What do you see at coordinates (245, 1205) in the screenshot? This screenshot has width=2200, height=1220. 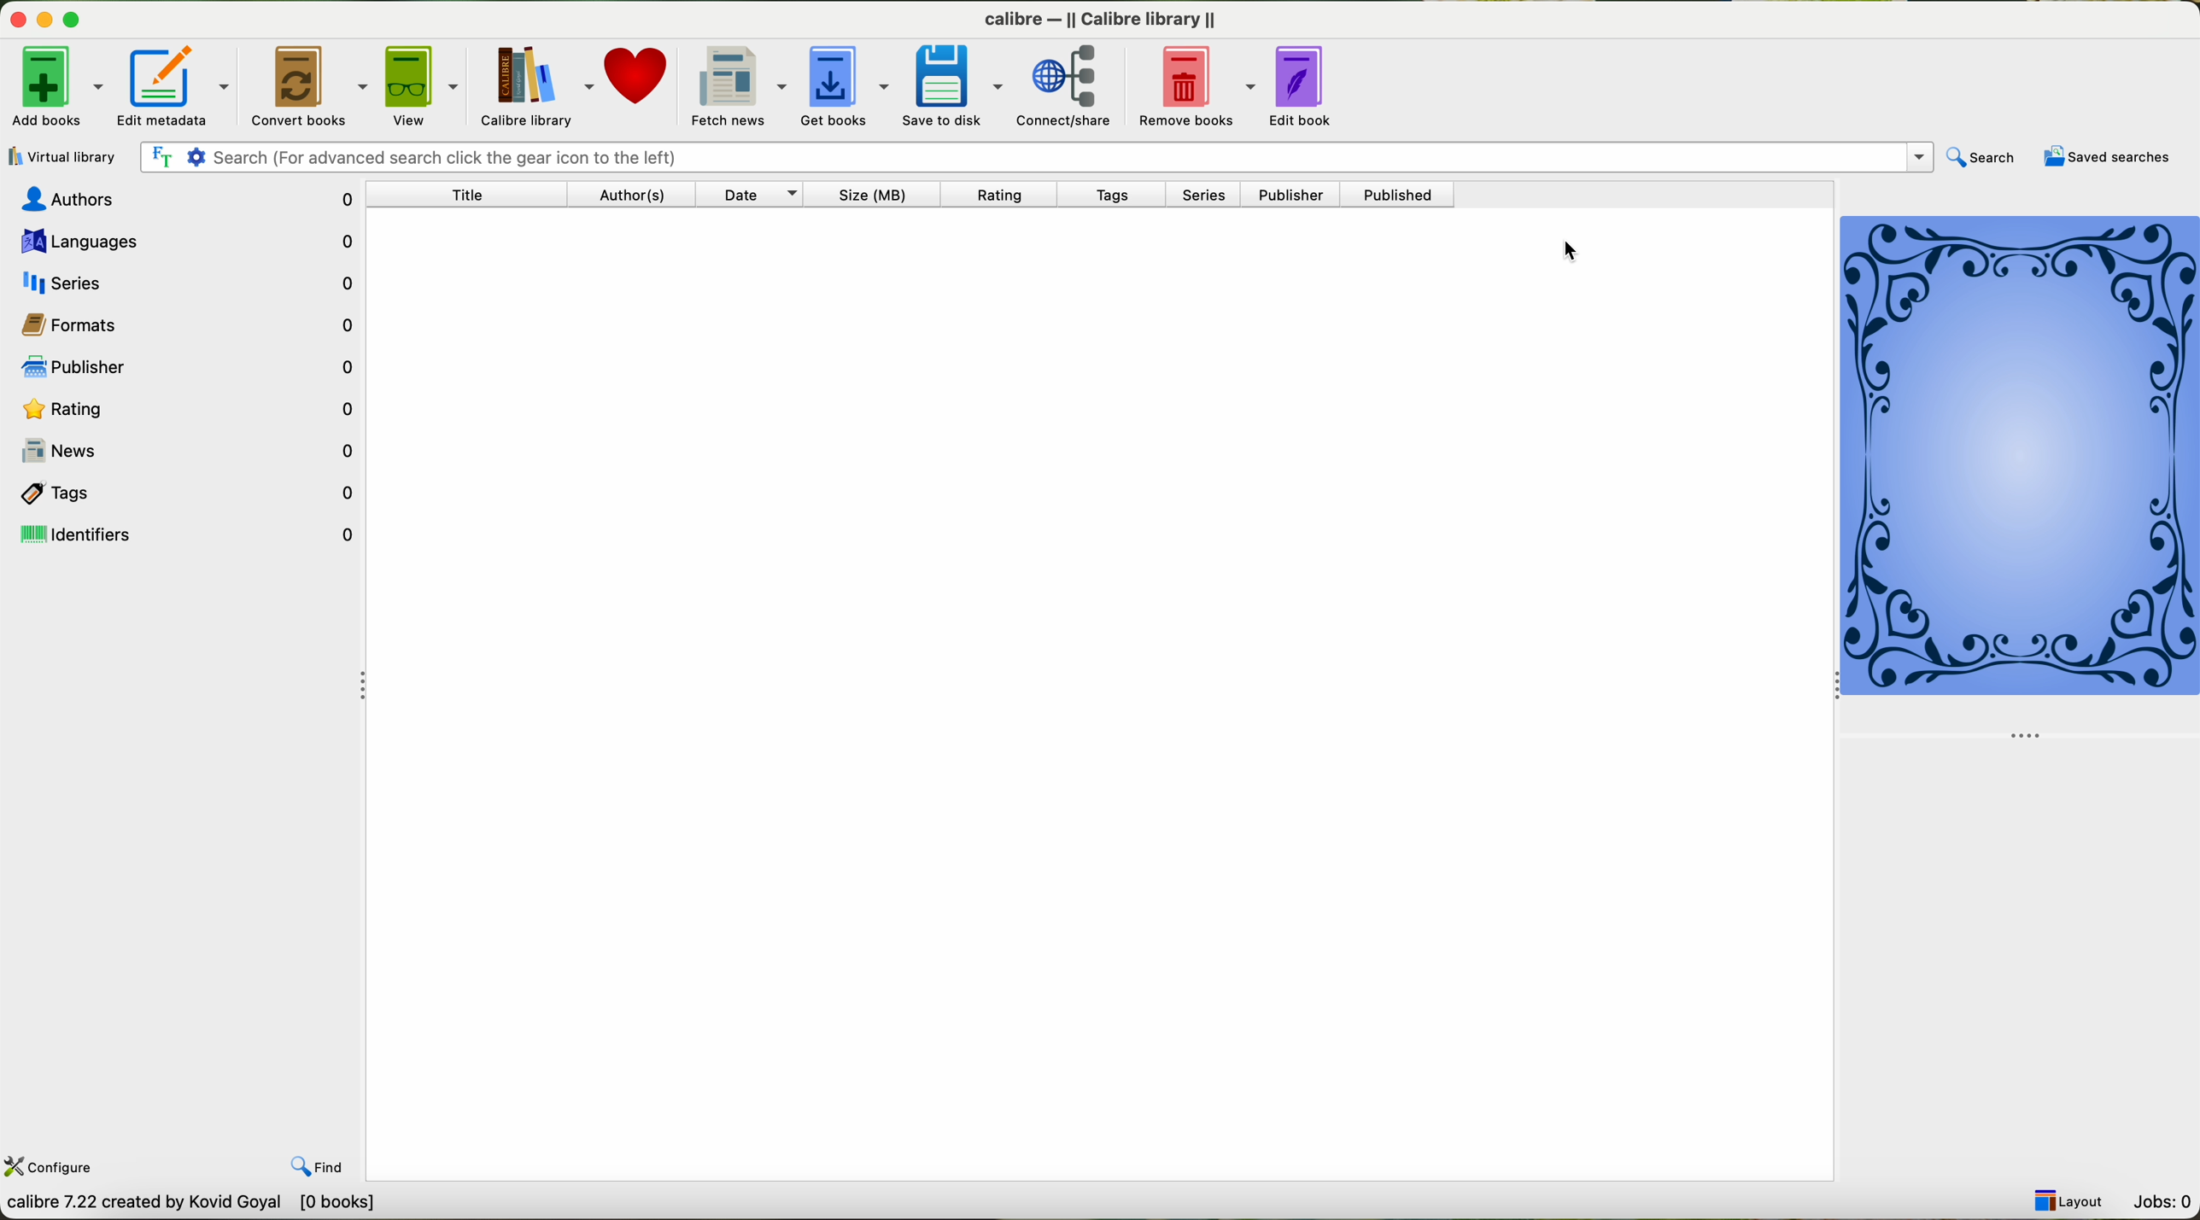 I see `calibe 7.22 creatd by Kavid Goyal [one book]` at bounding box center [245, 1205].